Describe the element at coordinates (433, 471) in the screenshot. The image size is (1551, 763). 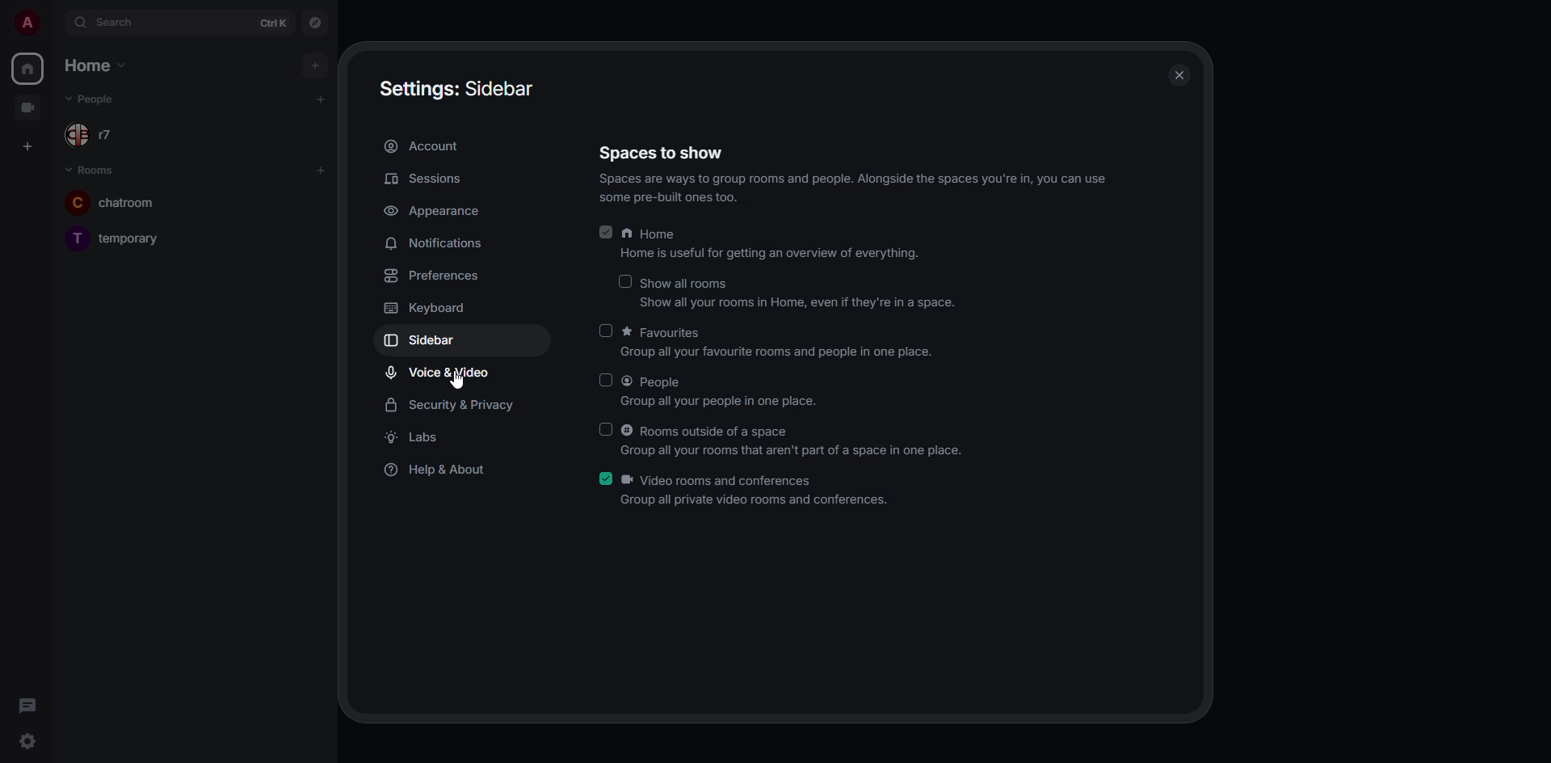
I see `help & about` at that location.